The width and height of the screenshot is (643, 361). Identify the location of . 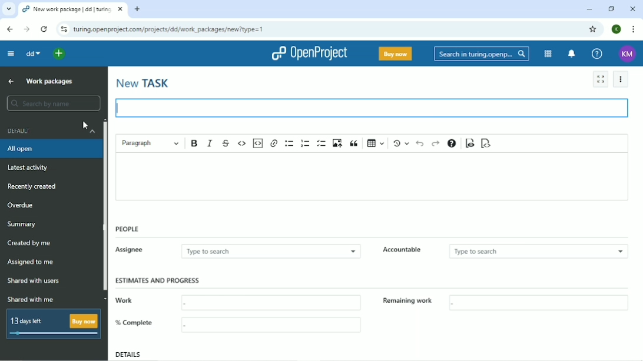
(452, 143).